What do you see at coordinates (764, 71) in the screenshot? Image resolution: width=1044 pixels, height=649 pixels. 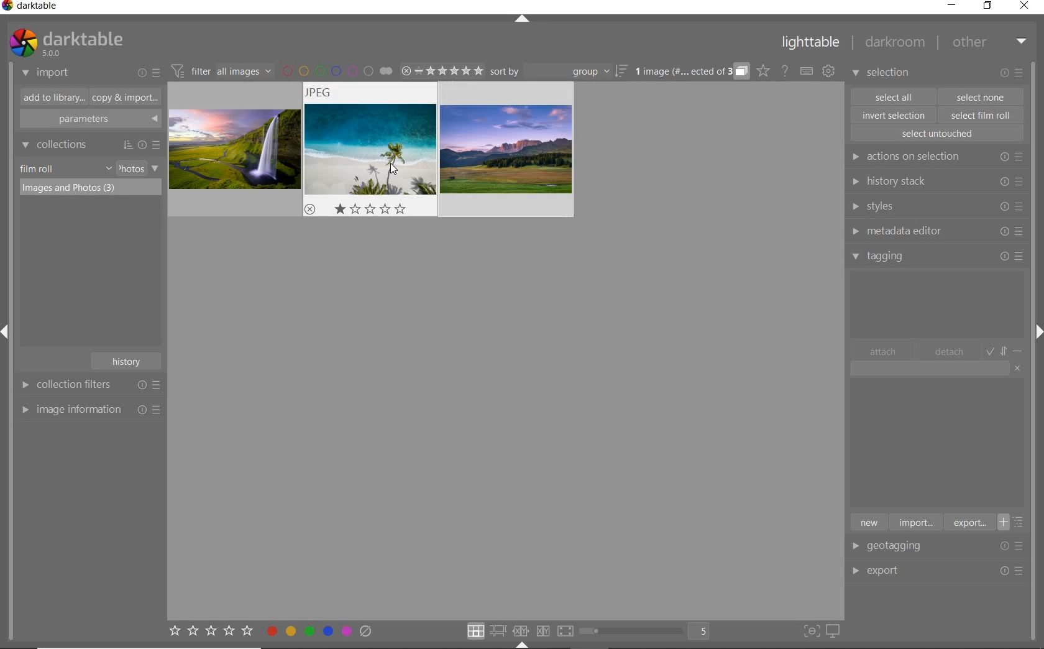 I see `click to change the type of overlay shown on thumbnails` at bounding box center [764, 71].